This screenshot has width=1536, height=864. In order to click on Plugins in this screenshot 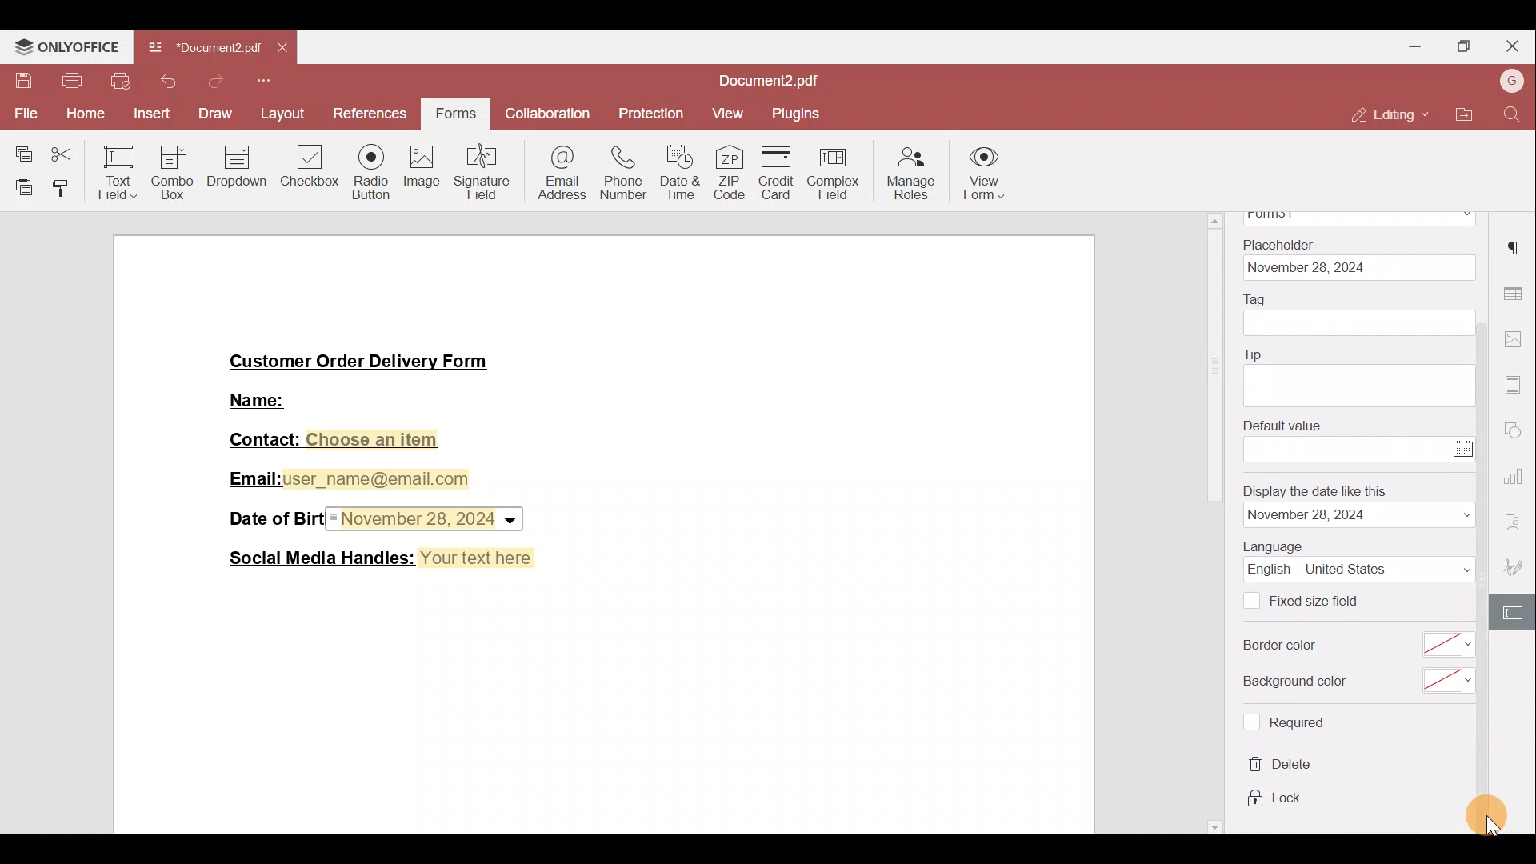, I will do `click(802, 113)`.